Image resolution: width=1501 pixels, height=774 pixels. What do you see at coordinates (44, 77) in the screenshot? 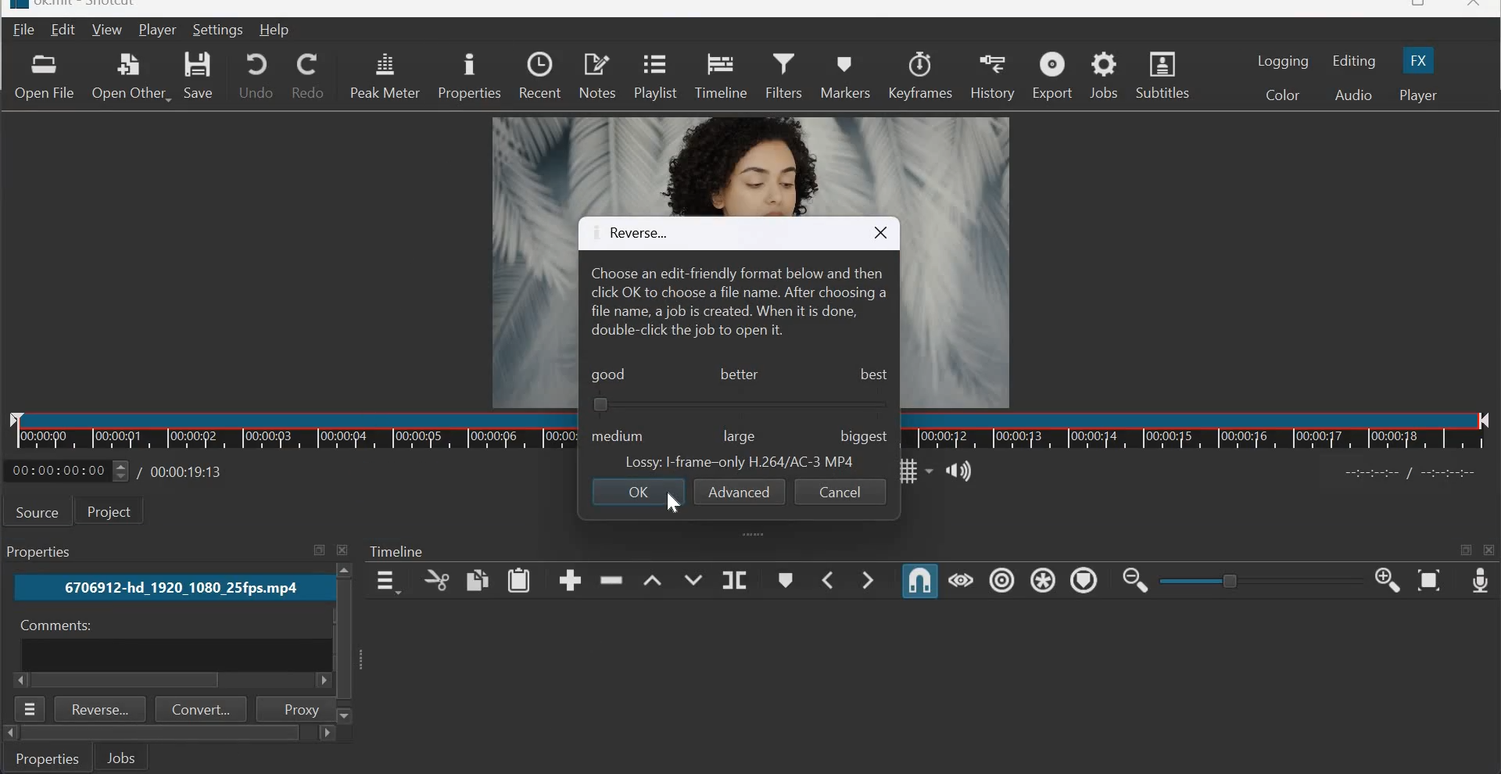
I see `Open file` at bounding box center [44, 77].